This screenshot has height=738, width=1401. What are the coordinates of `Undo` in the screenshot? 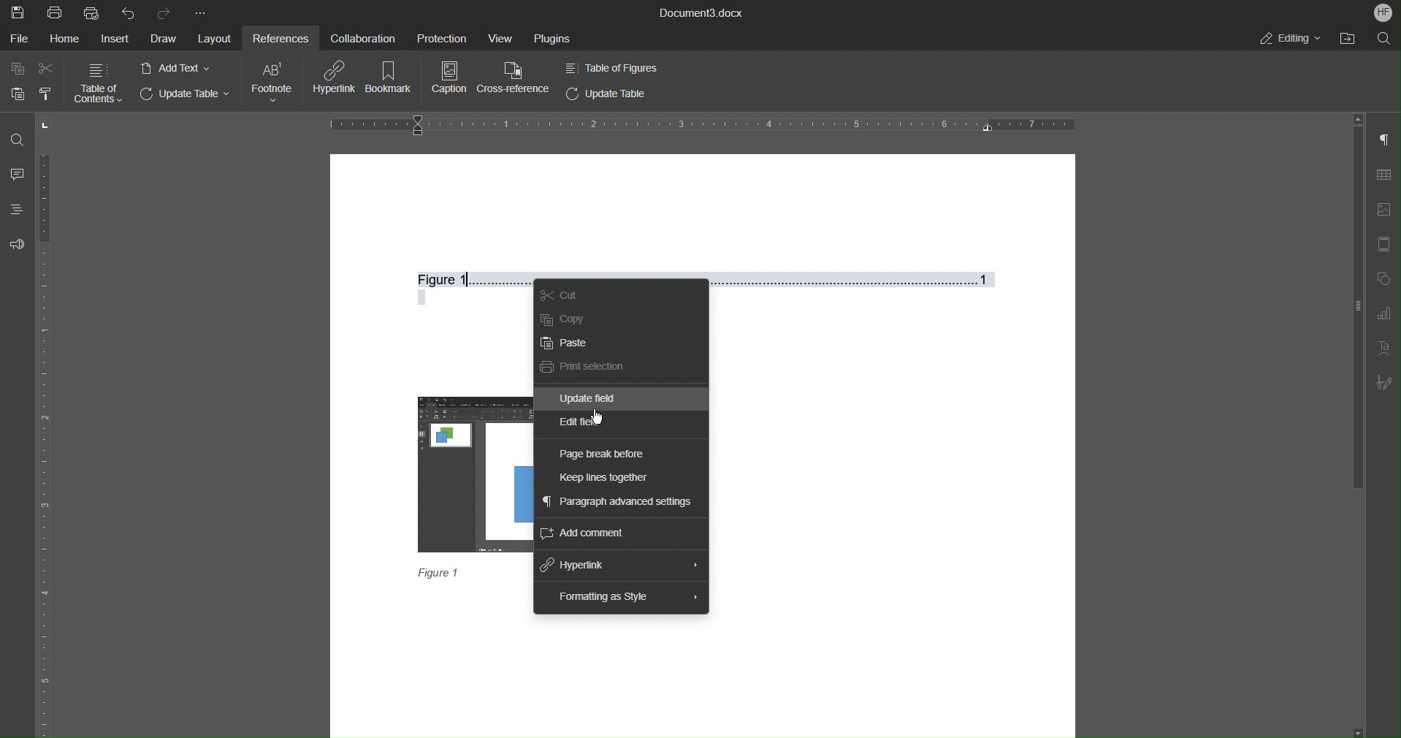 It's located at (128, 12).